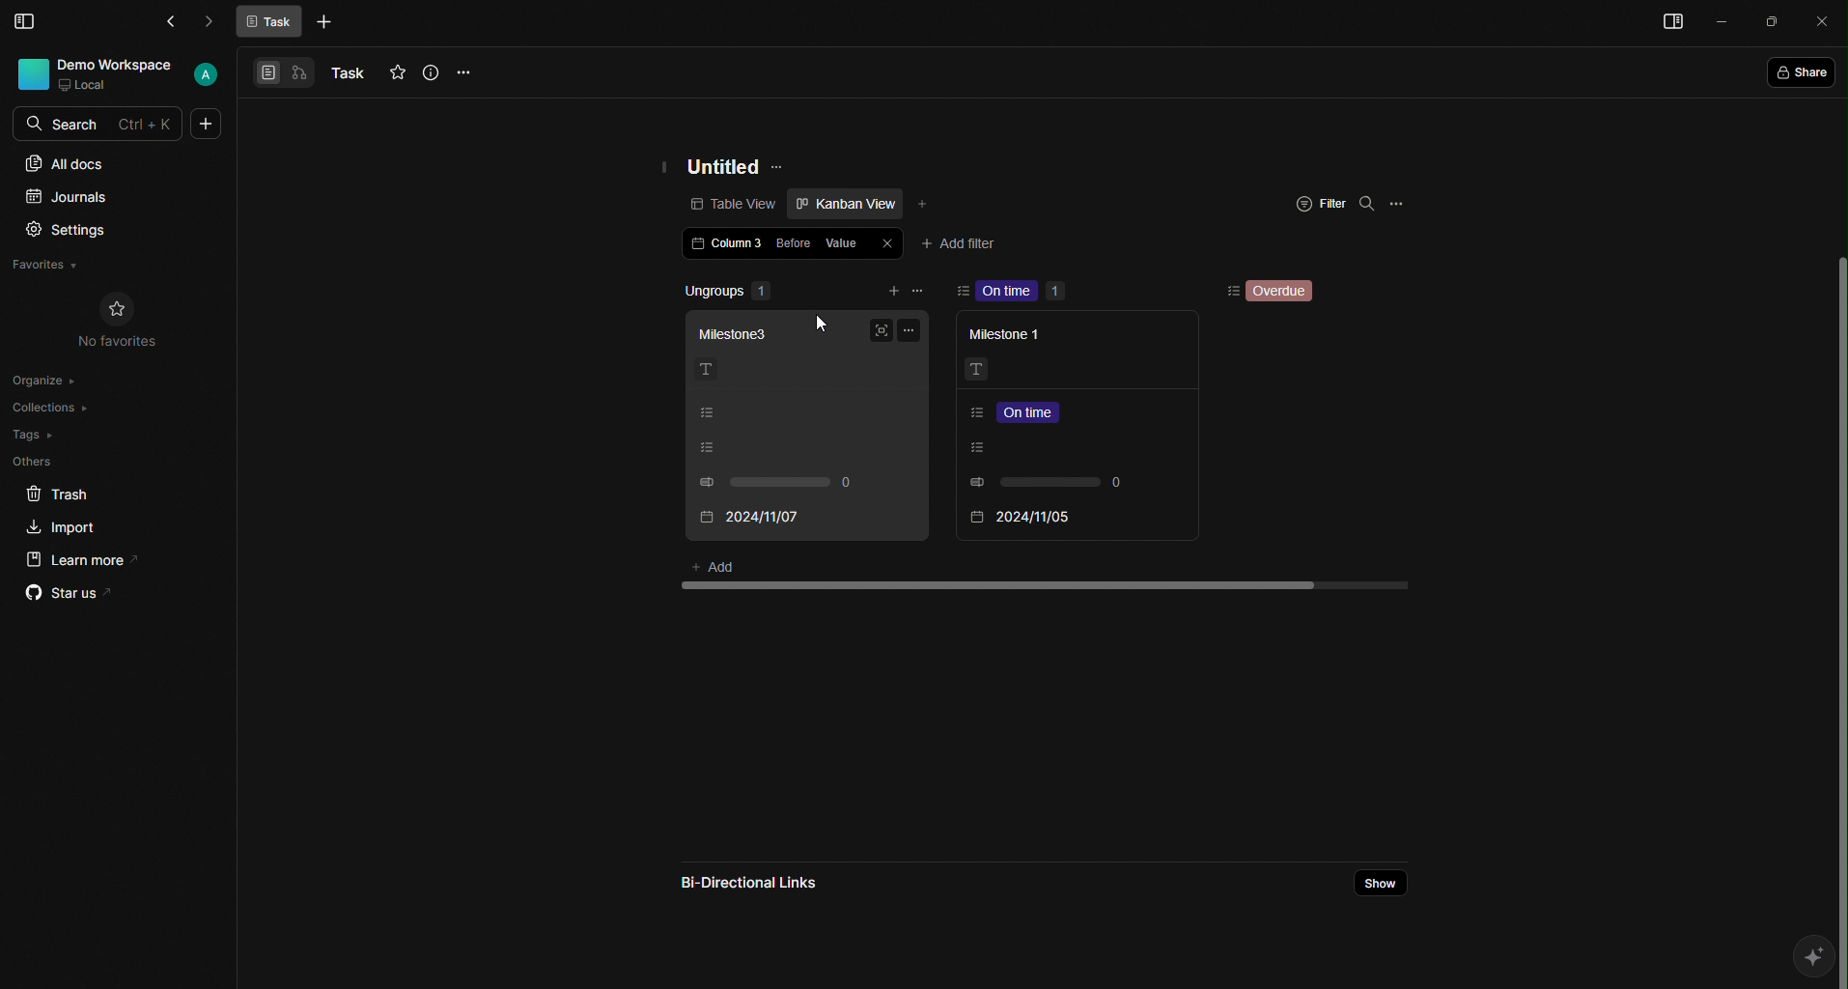 Image resolution: width=1848 pixels, height=989 pixels. What do you see at coordinates (885, 241) in the screenshot?
I see `Close` at bounding box center [885, 241].